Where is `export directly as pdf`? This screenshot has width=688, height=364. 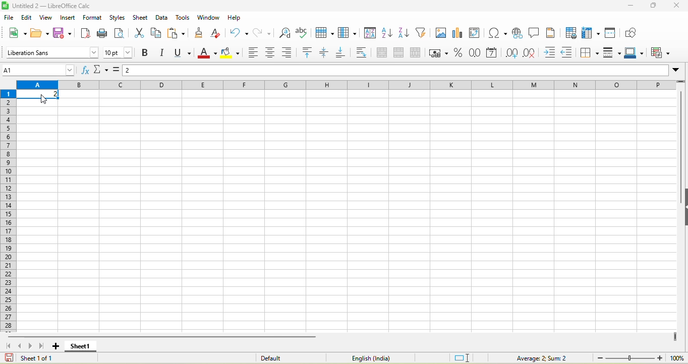 export directly as pdf is located at coordinates (88, 34).